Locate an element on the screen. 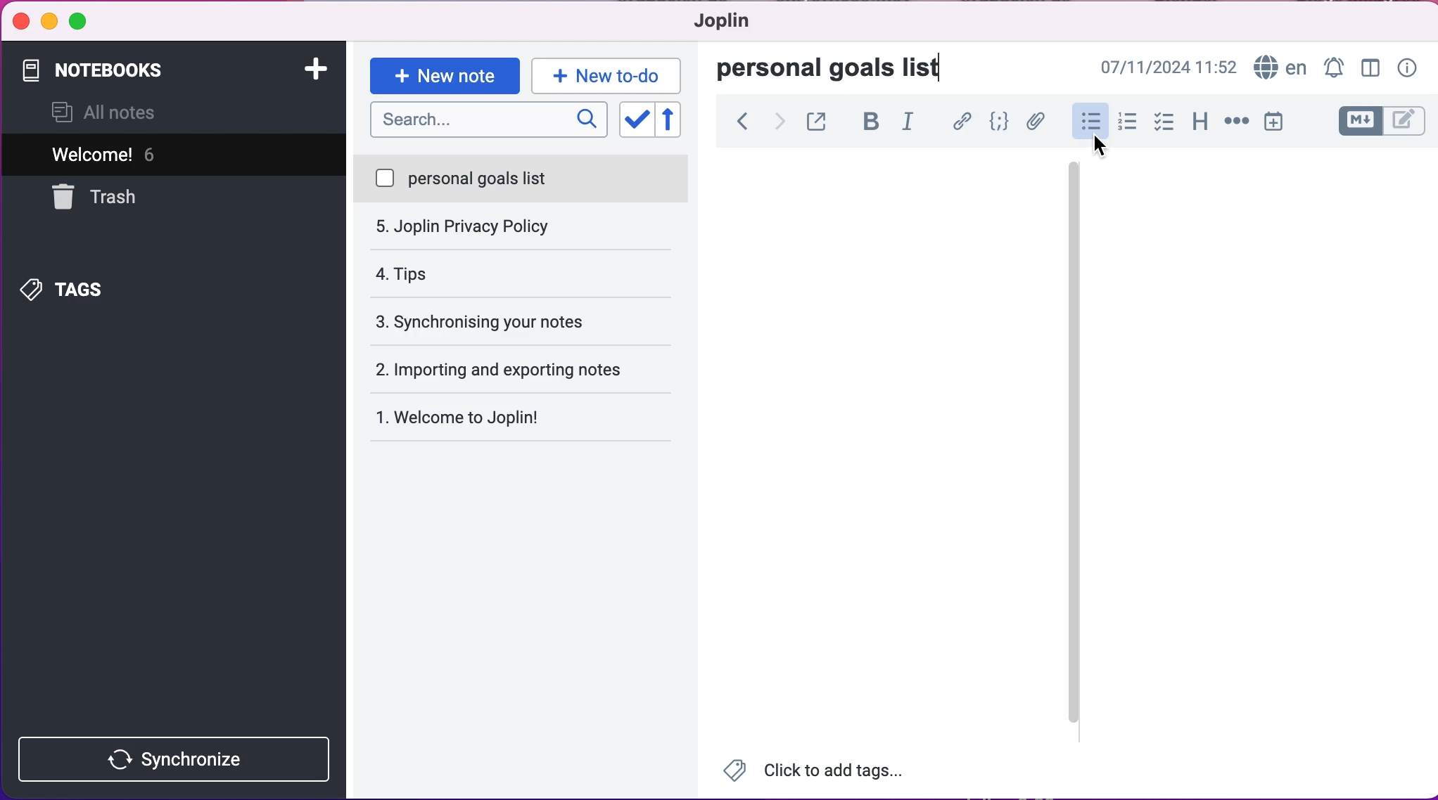 This screenshot has width=1438, height=800. synchronize is located at coordinates (178, 759).